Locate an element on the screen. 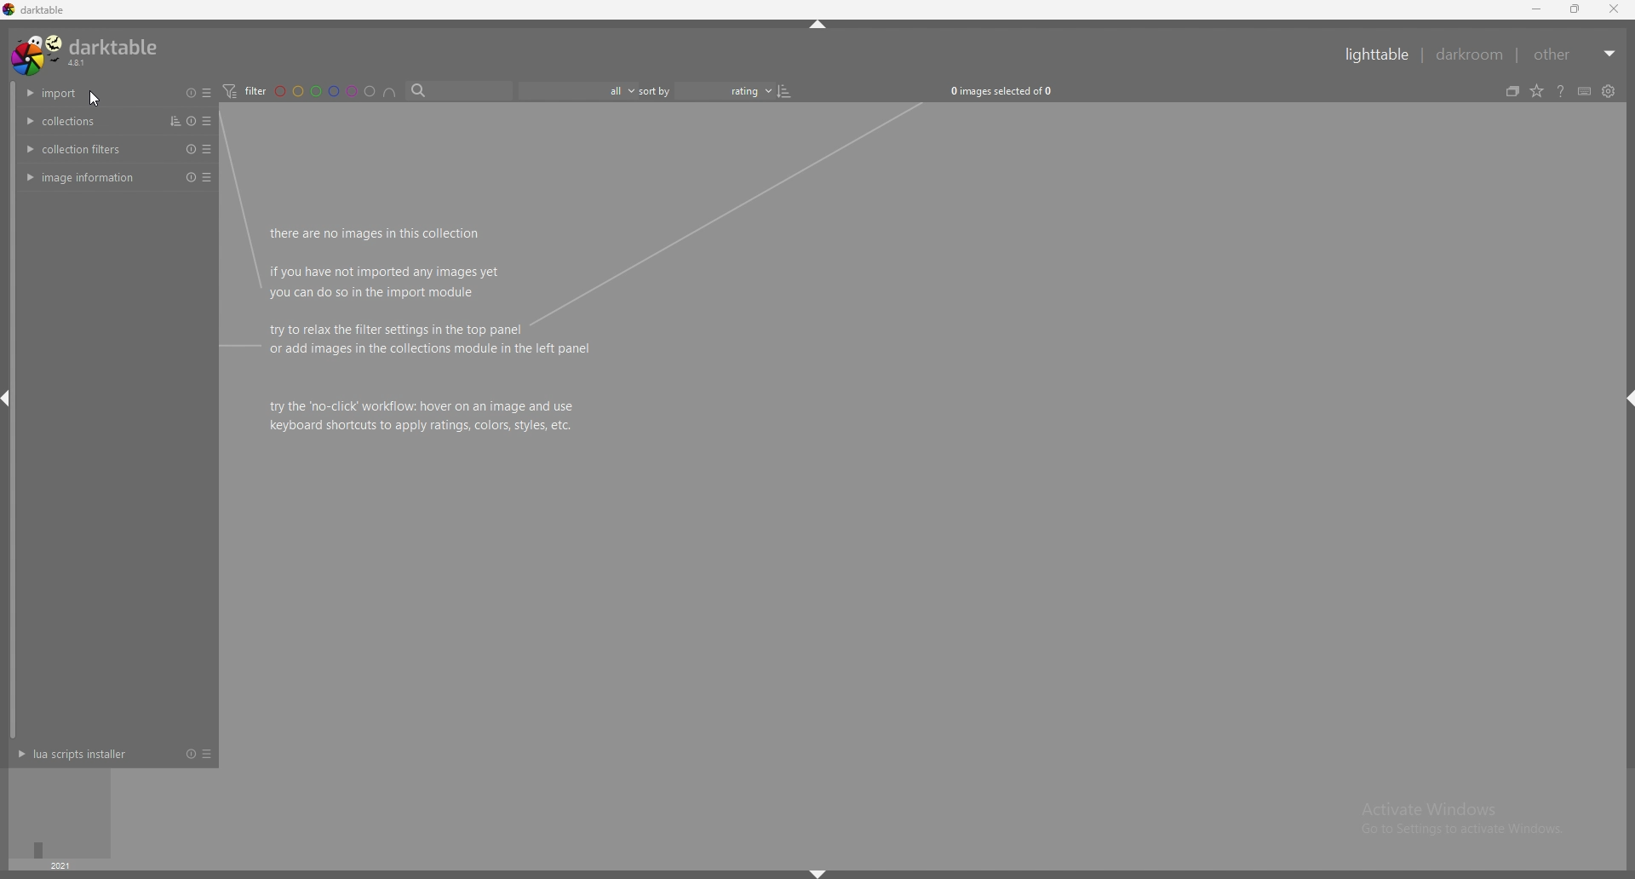 The height and width of the screenshot is (879, 1635). image information is located at coordinates (83, 178).